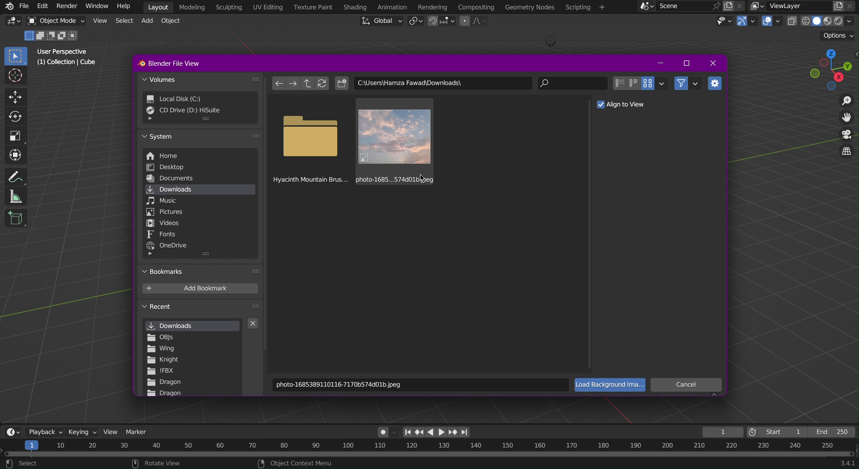 This screenshot has width=859, height=469. What do you see at coordinates (198, 138) in the screenshot?
I see `System` at bounding box center [198, 138].